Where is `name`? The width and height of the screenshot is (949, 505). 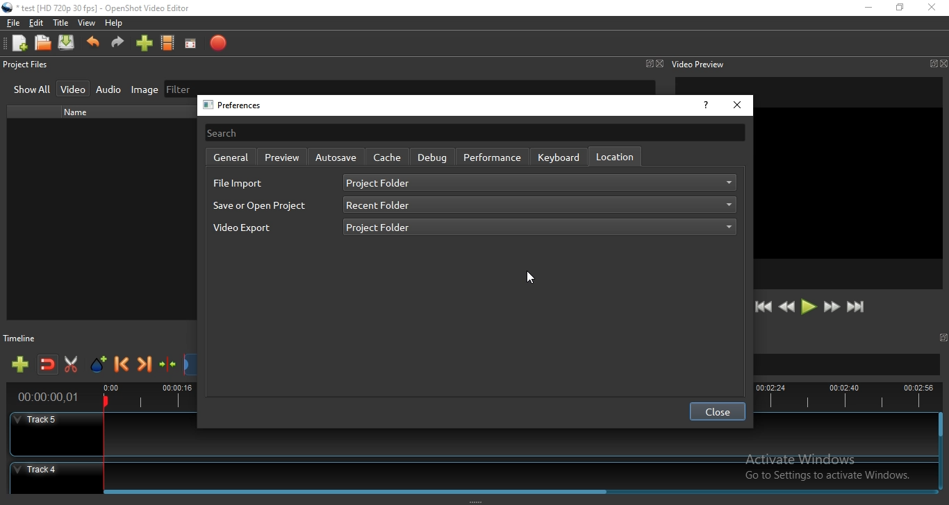
name is located at coordinates (81, 112).